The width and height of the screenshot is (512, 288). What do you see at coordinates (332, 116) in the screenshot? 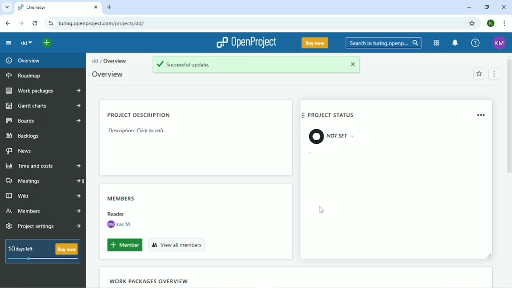
I see `Project status` at bounding box center [332, 116].